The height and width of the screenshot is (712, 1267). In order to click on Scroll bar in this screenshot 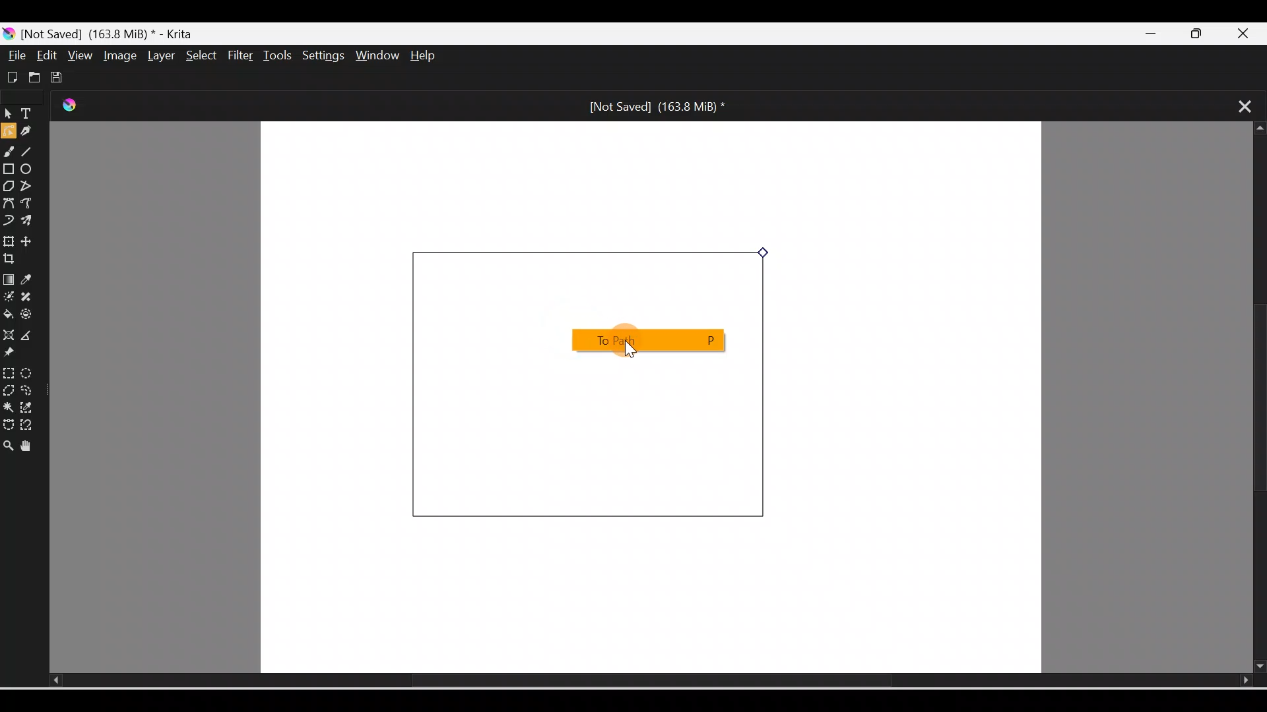, I will do `click(631, 681)`.